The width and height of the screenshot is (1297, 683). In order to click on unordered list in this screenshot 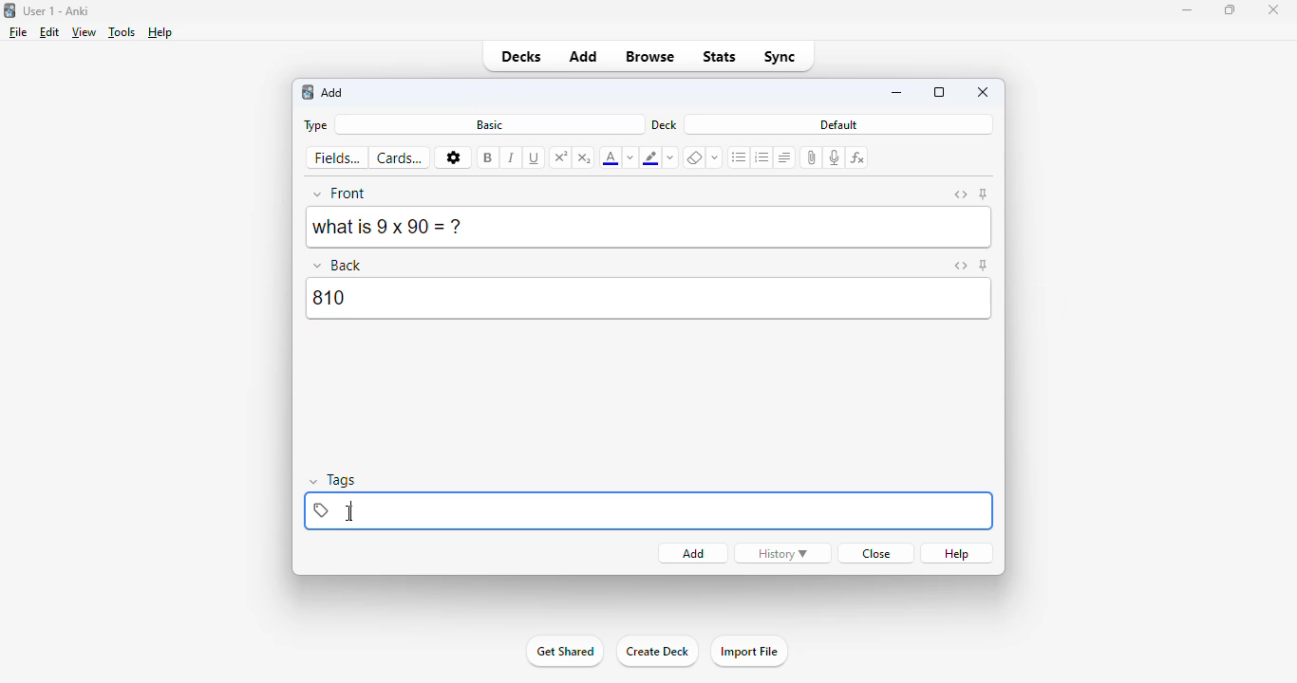, I will do `click(740, 158)`.